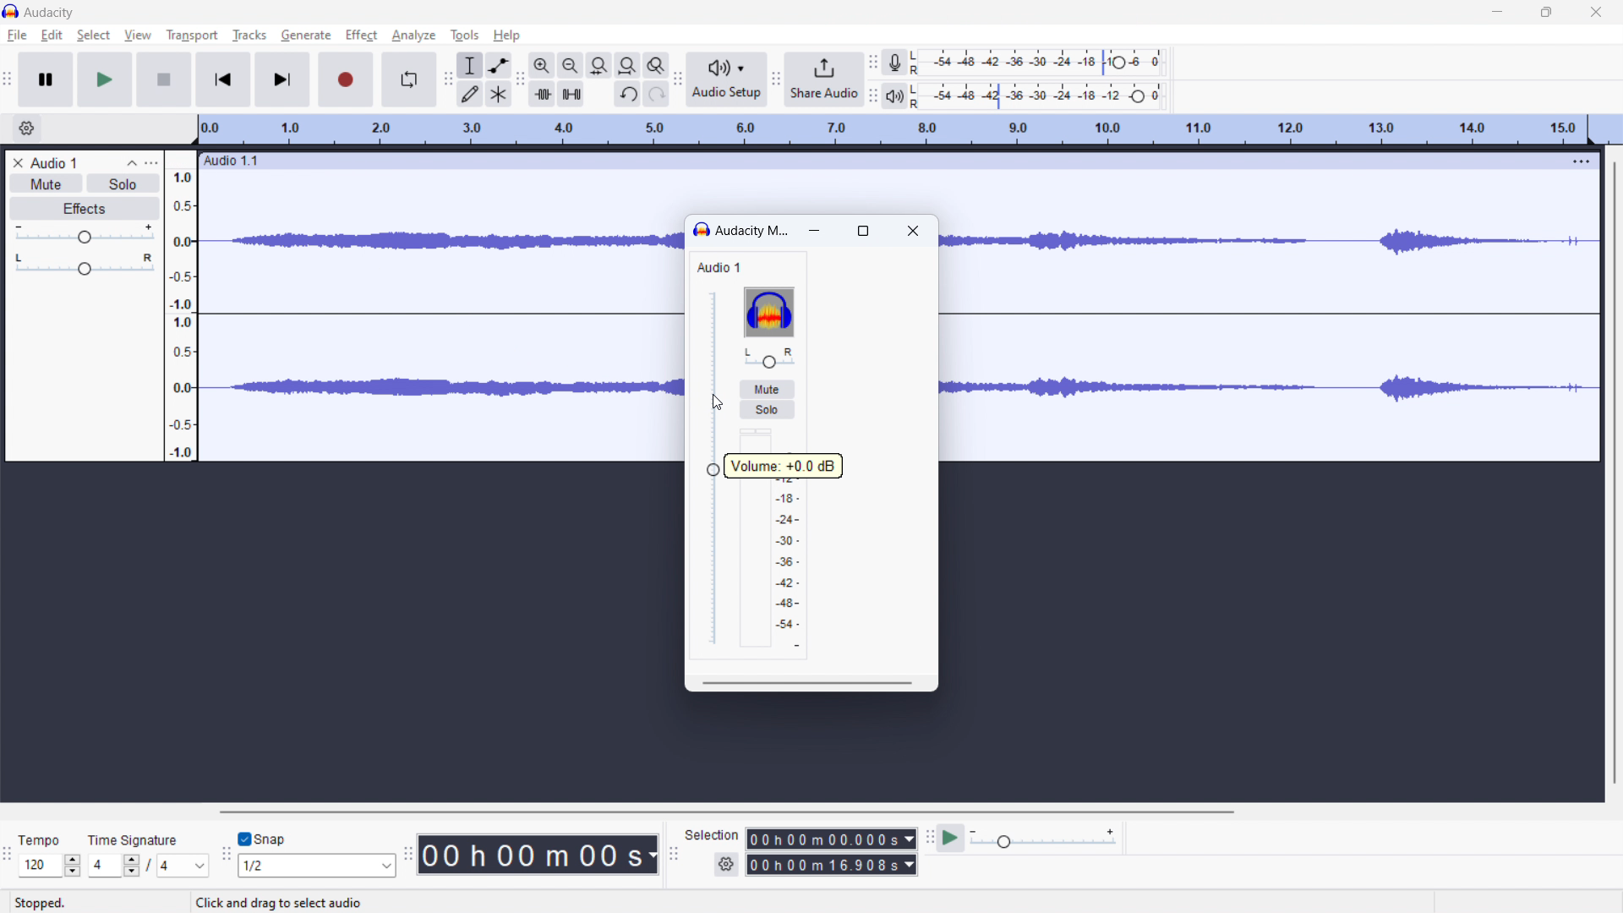 The height and width of the screenshot is (913, 1623). Describe the element at coordinates (140, 37) in the screenshot. I see `cursor` at that location.